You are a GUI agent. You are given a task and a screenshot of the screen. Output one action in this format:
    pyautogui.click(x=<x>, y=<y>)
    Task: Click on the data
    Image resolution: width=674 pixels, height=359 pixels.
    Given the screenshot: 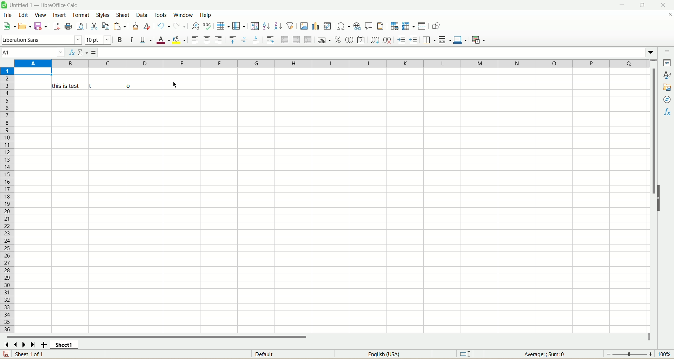 What is the action you would take?
    pyautogui.click(x=144, y=15)
    